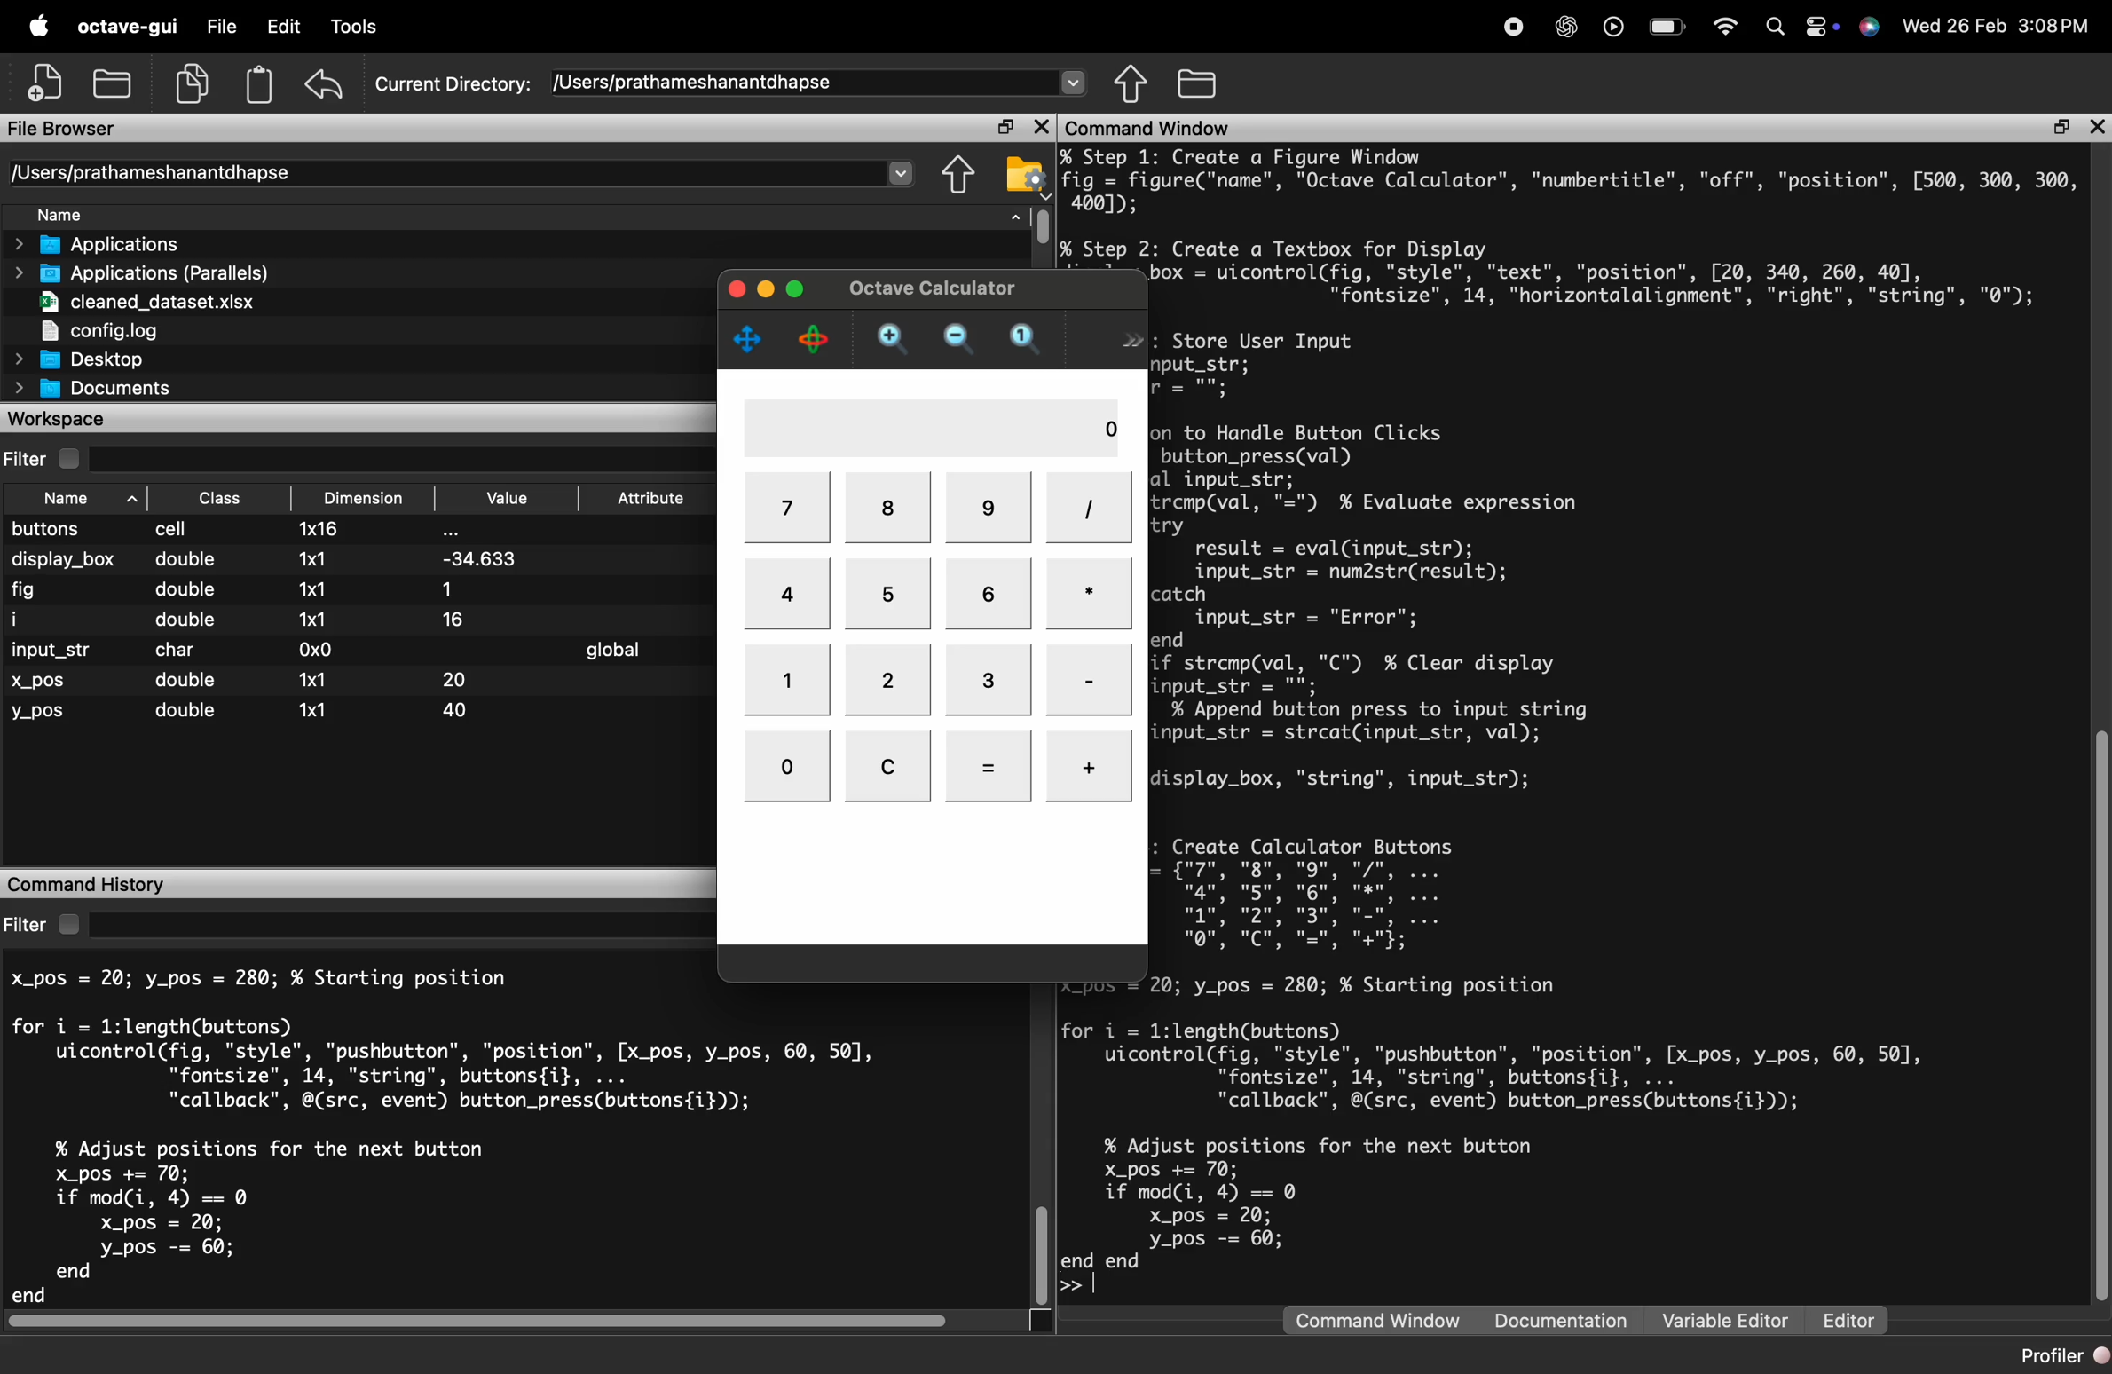 This screenshot has width=2112, height=1374. I want to click on 1, so click(786, 681).